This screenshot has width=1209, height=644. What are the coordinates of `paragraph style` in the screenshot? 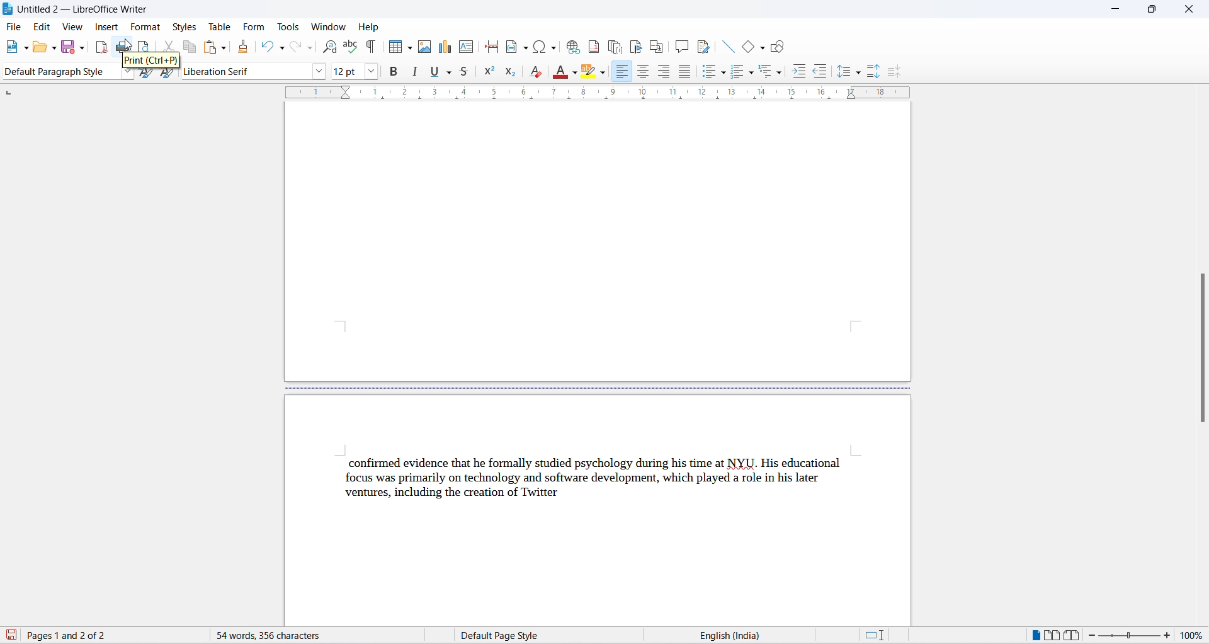 It's located at (62, 71).